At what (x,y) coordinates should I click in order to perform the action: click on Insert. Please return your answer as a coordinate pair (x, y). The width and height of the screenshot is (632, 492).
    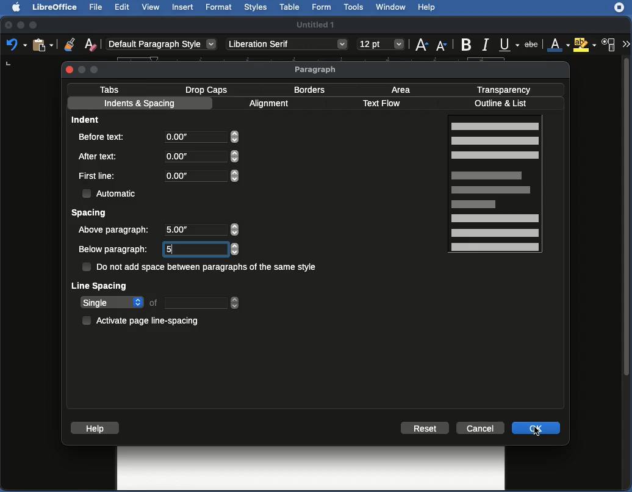
    Looking at the image, I should click on (182, 7).